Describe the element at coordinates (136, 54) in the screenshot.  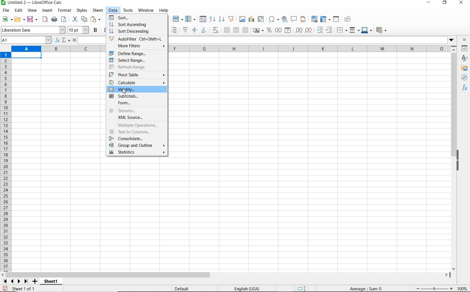
I see `define range` at that location.